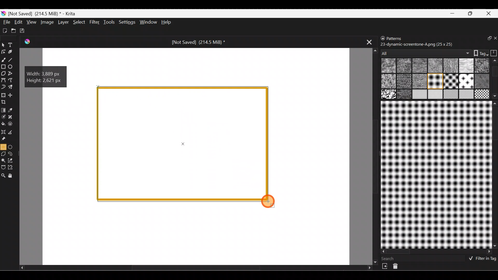 The height and width of the screenshot is (280, 498). Describe the element at coordinates (13, 132) in the screenshot. I see `Measure the distance between two points` at that location.